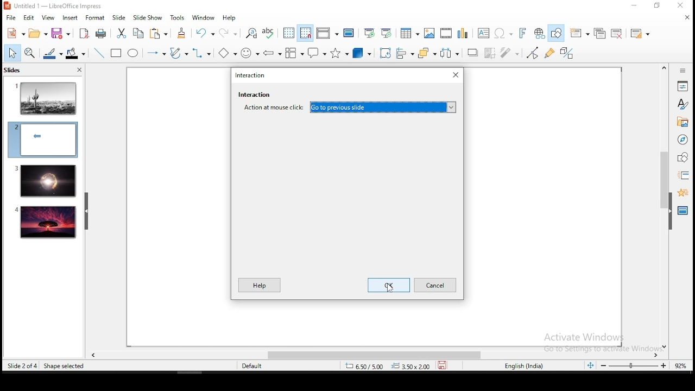  Describe the element at coordinates (597, 339) in the screenshot. I see `` at that location.